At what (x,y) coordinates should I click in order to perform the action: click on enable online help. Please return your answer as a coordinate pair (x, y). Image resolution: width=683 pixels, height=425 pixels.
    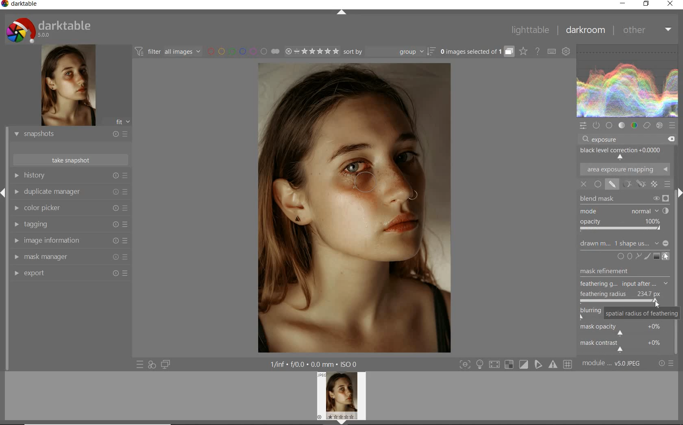
    Looking at the image, I should click on (537, 52).